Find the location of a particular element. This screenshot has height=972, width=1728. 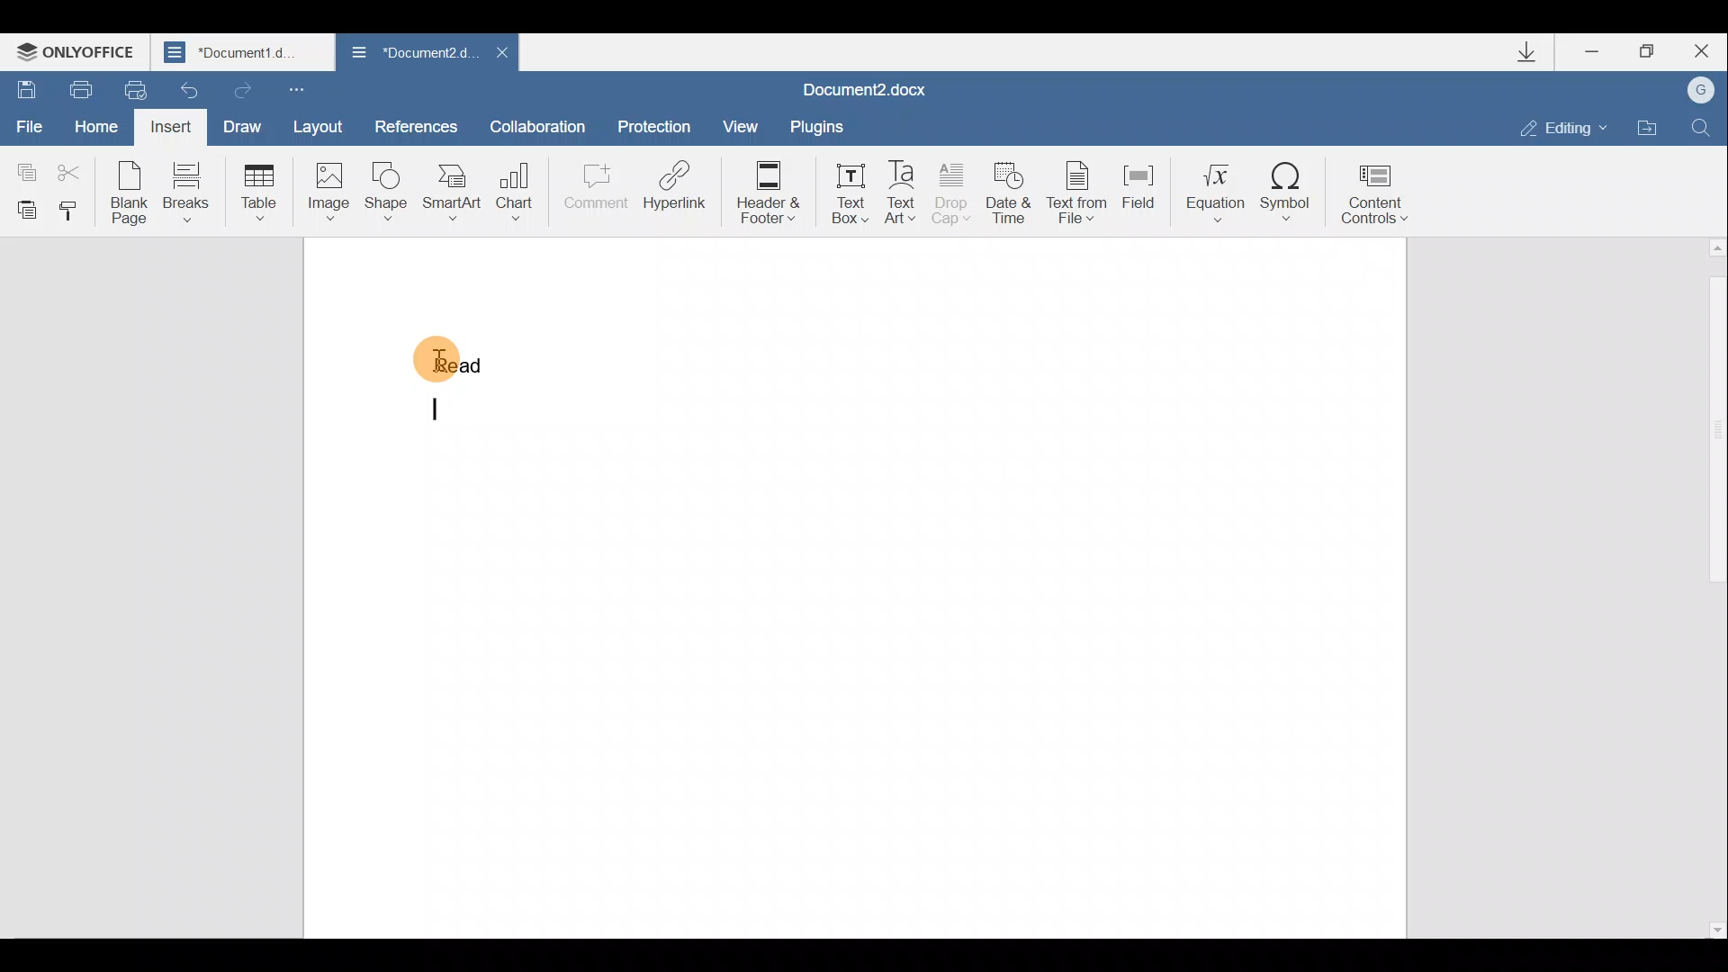

Scroll bar is located at coordinates (1713, 587).